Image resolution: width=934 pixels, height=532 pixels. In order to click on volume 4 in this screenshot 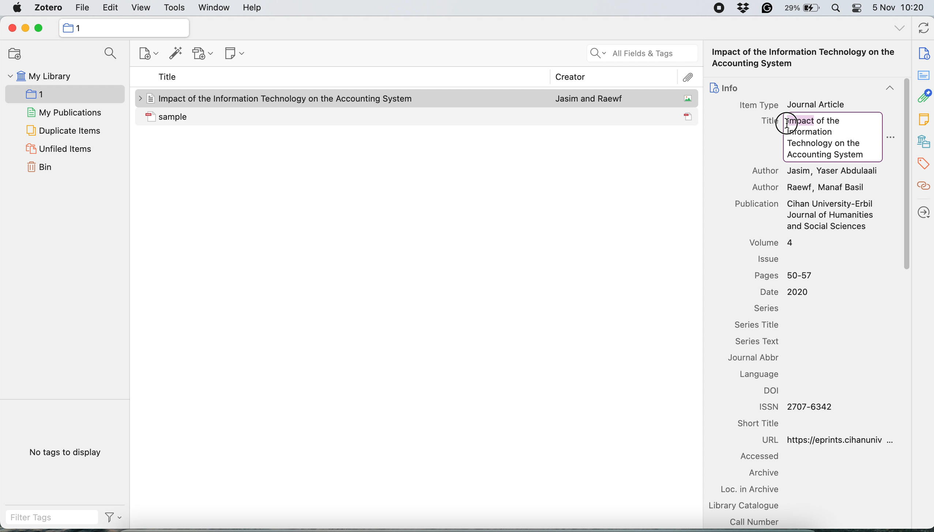, I will do `click(772, 242)`.